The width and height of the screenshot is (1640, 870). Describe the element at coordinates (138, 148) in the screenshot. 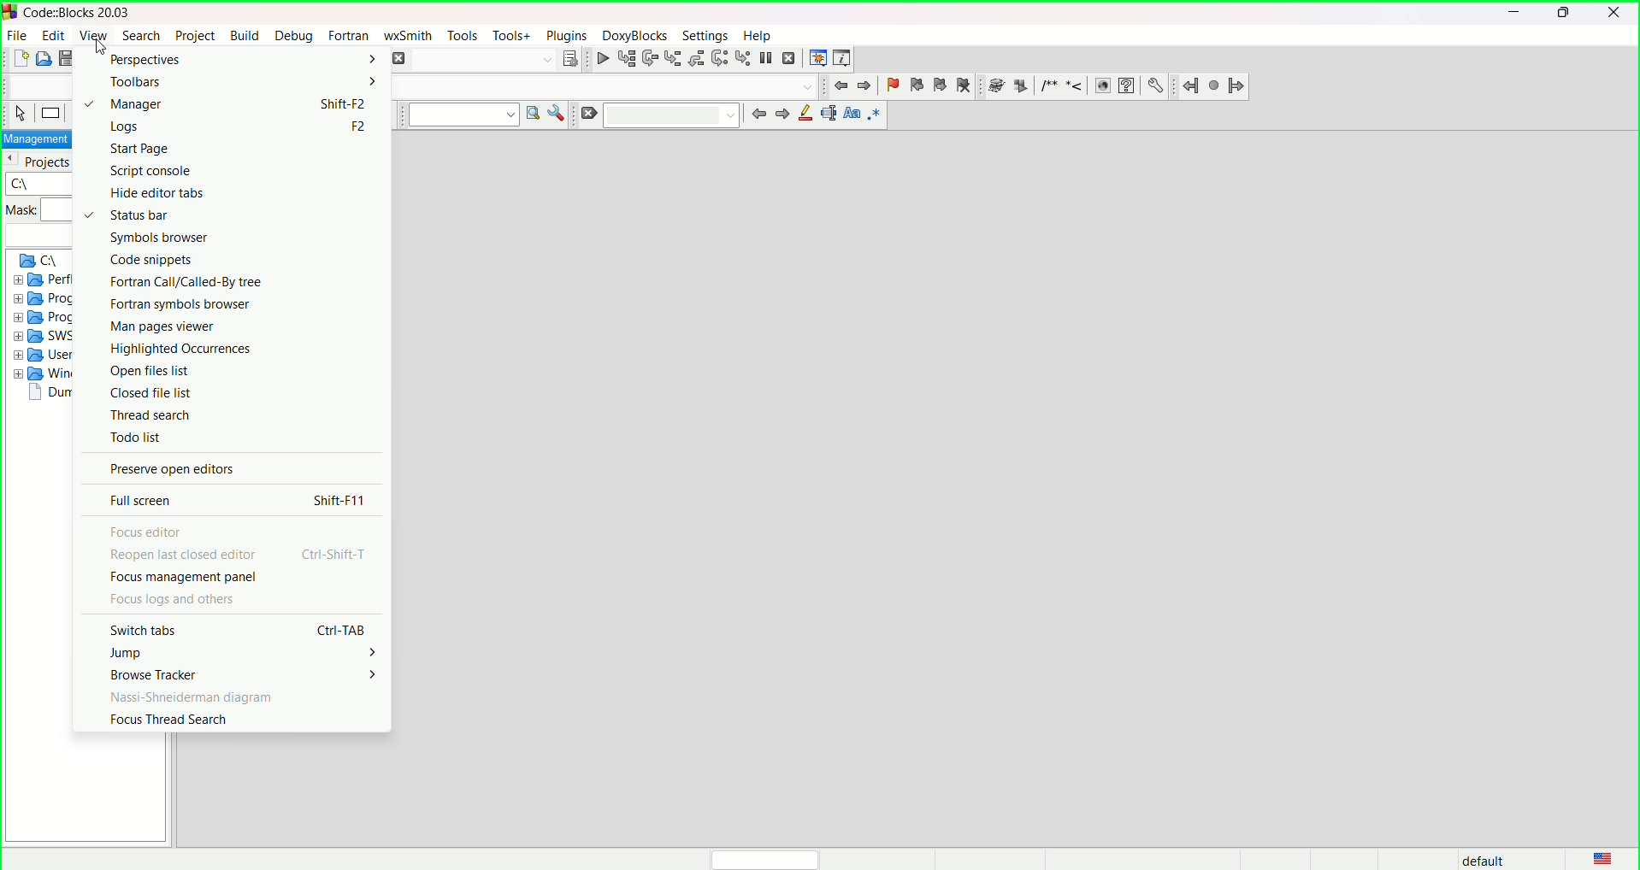

I see `start page` at that location.